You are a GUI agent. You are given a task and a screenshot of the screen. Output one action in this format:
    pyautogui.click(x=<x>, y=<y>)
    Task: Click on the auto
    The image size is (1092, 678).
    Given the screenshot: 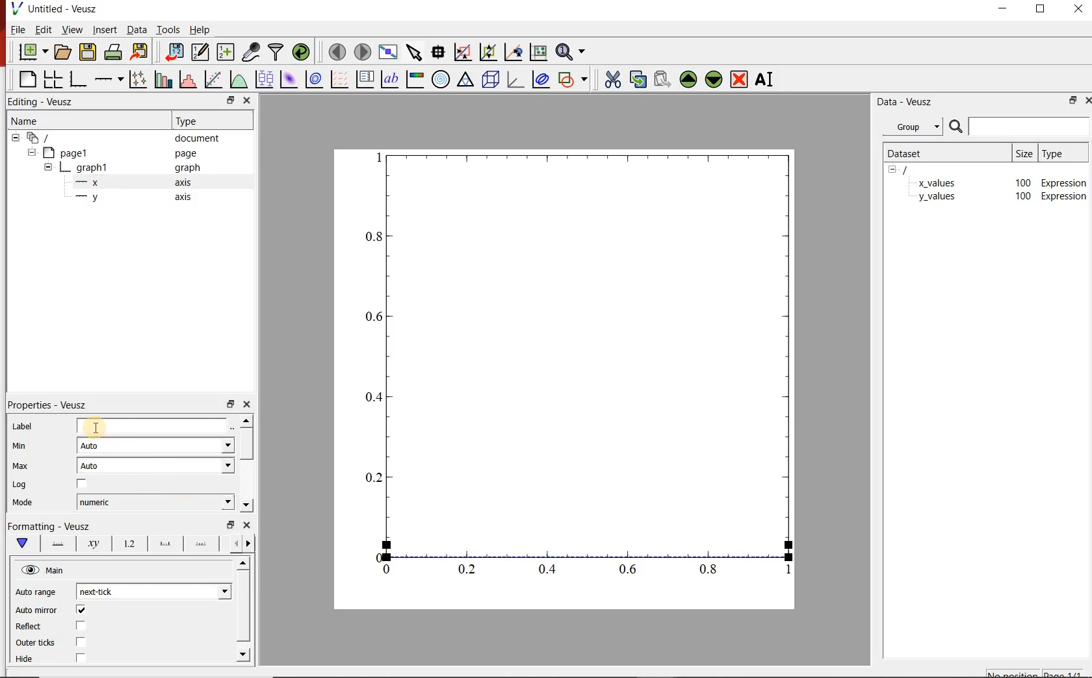 What is the action you would take?
    pyautogui.click(x=156, y=445)
    